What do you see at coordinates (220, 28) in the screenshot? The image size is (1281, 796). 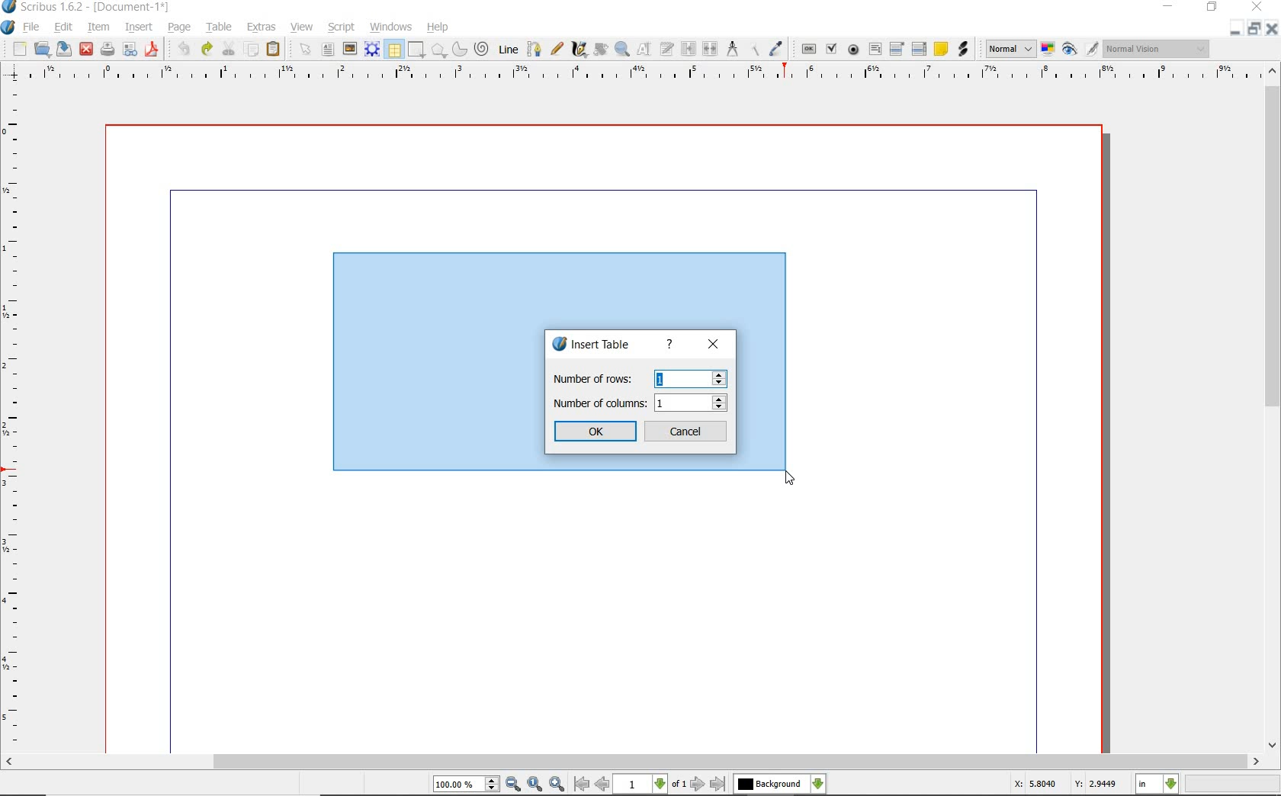 I see `table` at bounding box center [220, 28].